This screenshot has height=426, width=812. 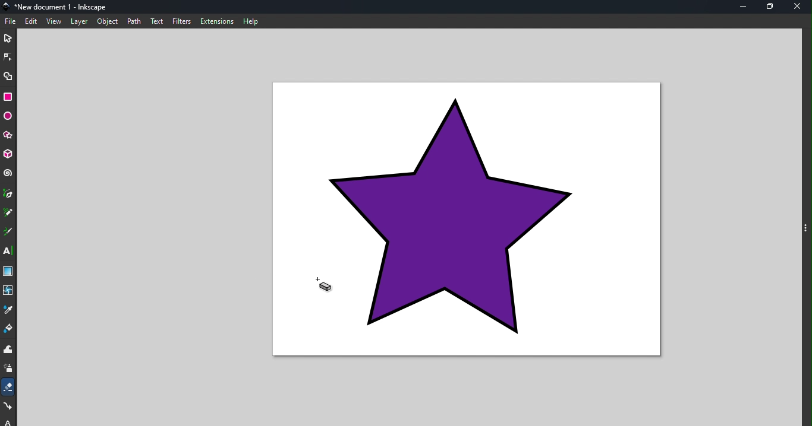 What do you see at coordinates (58, 6) in the screenshot?
I see `file name` at bounding box center [58, 6].